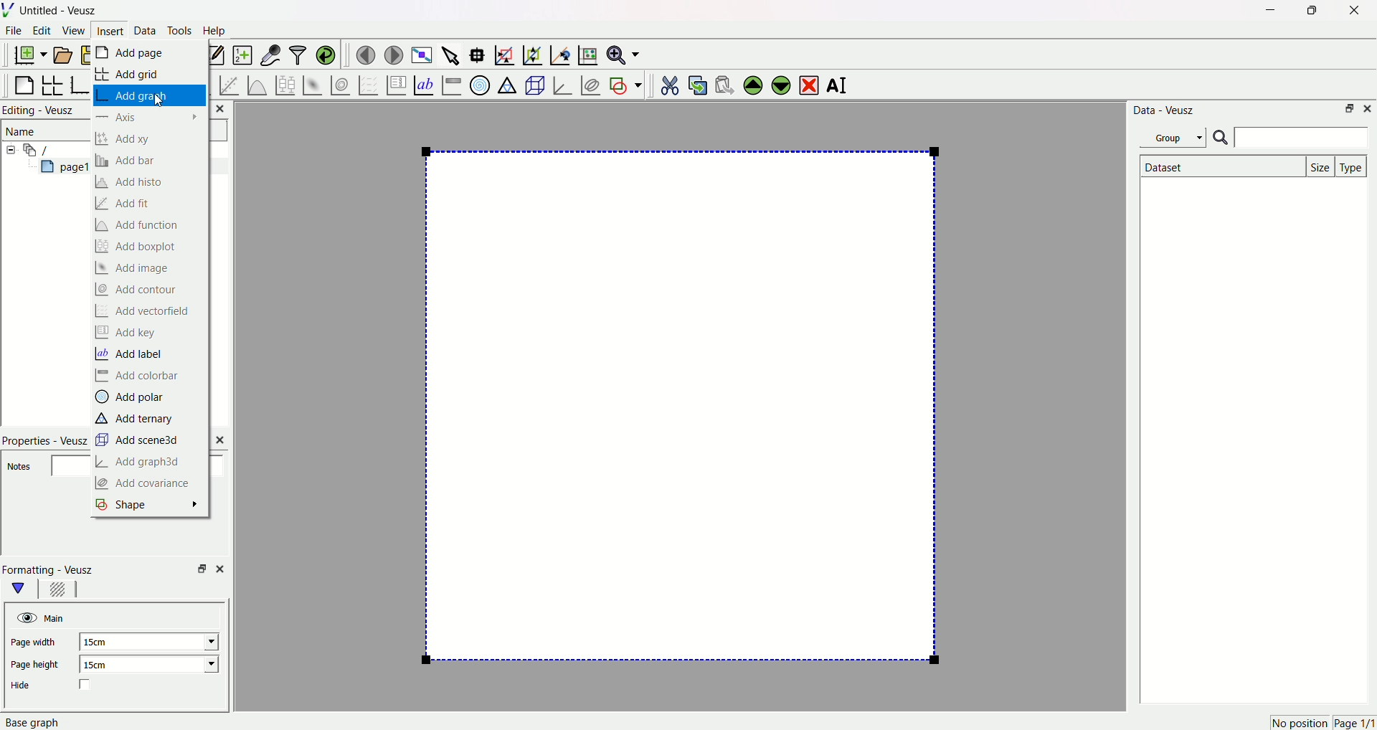  What do you see at coordinates (269, 54) in the screenshot?
I see `capture remote datasets` at bounding box center [269, 54].